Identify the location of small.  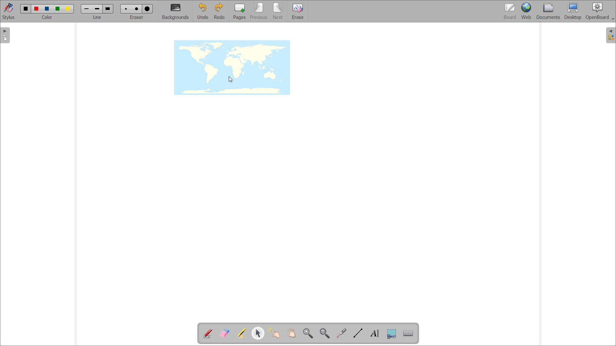
(126, 9).